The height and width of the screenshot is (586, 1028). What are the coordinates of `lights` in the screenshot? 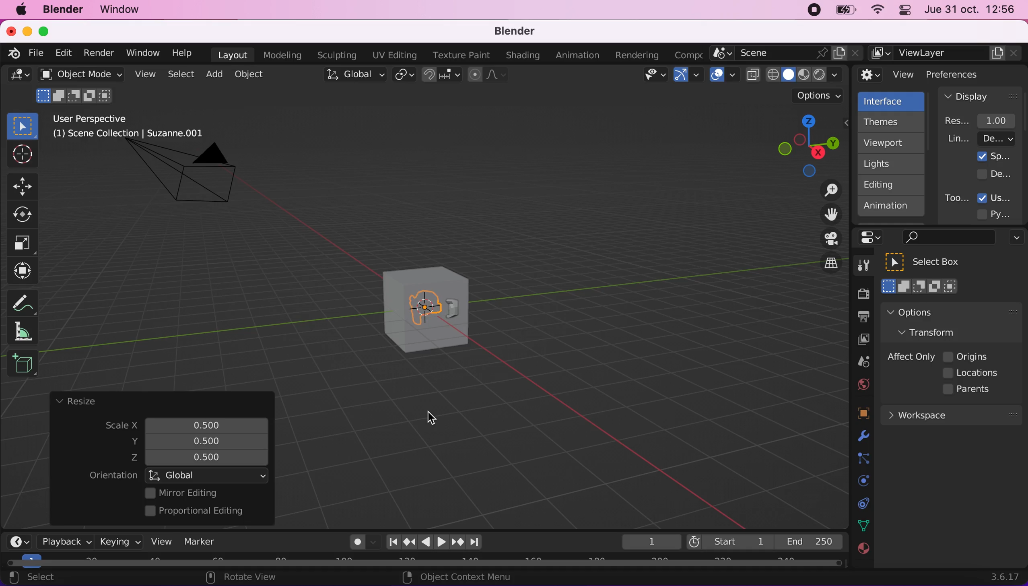 It's located at (893, 164).